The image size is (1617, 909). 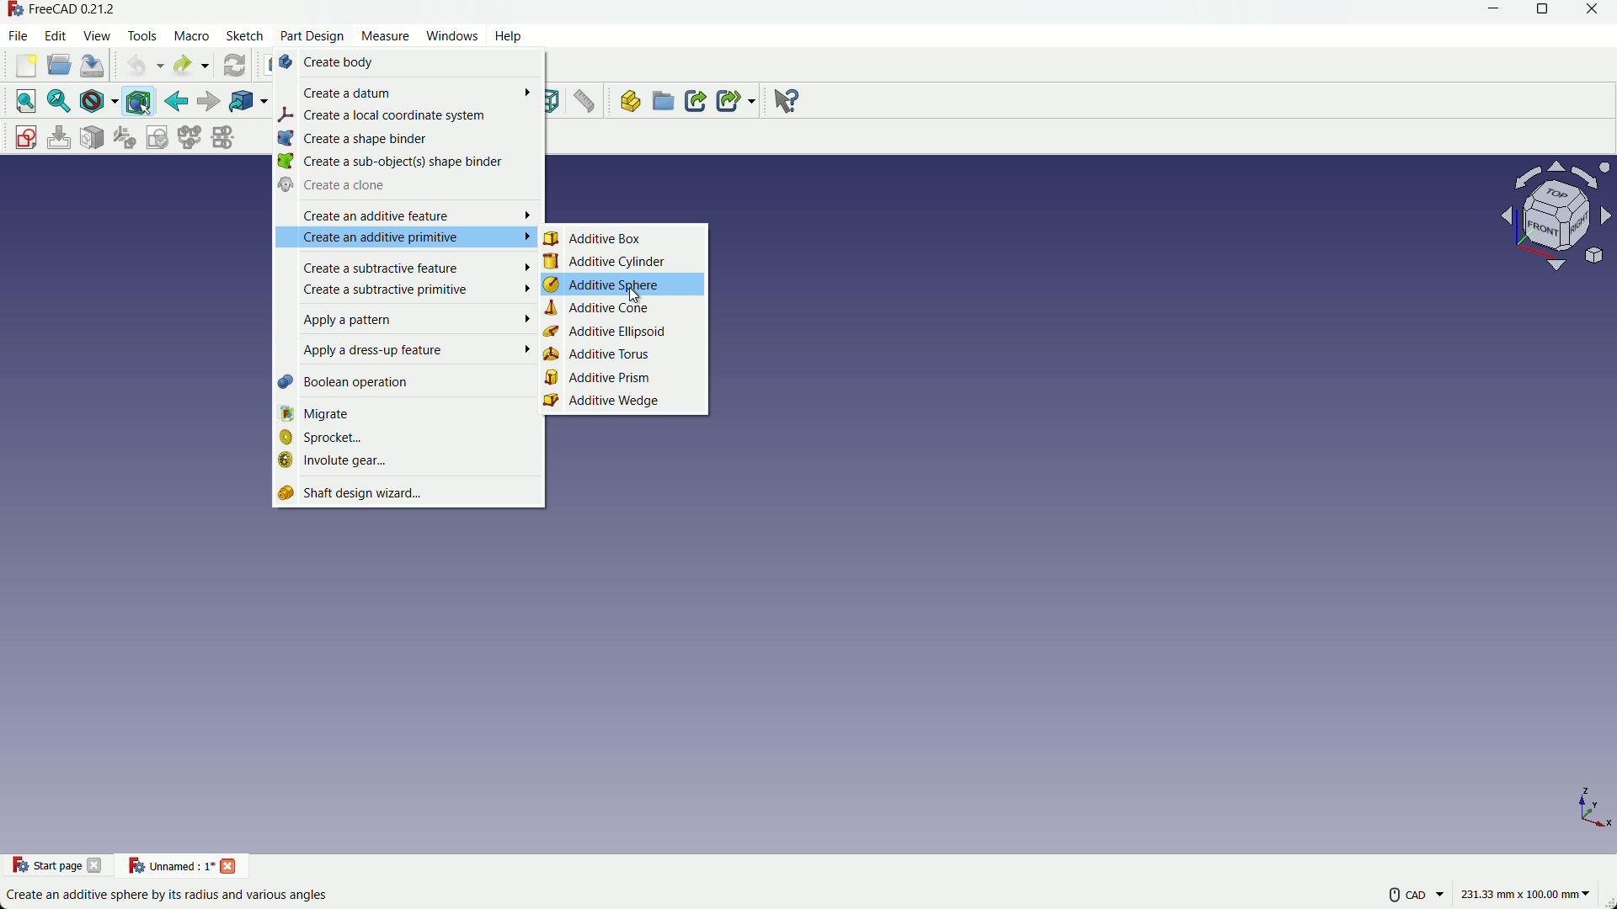 I want to click on measuring unit, so click(x=1527, y=892).